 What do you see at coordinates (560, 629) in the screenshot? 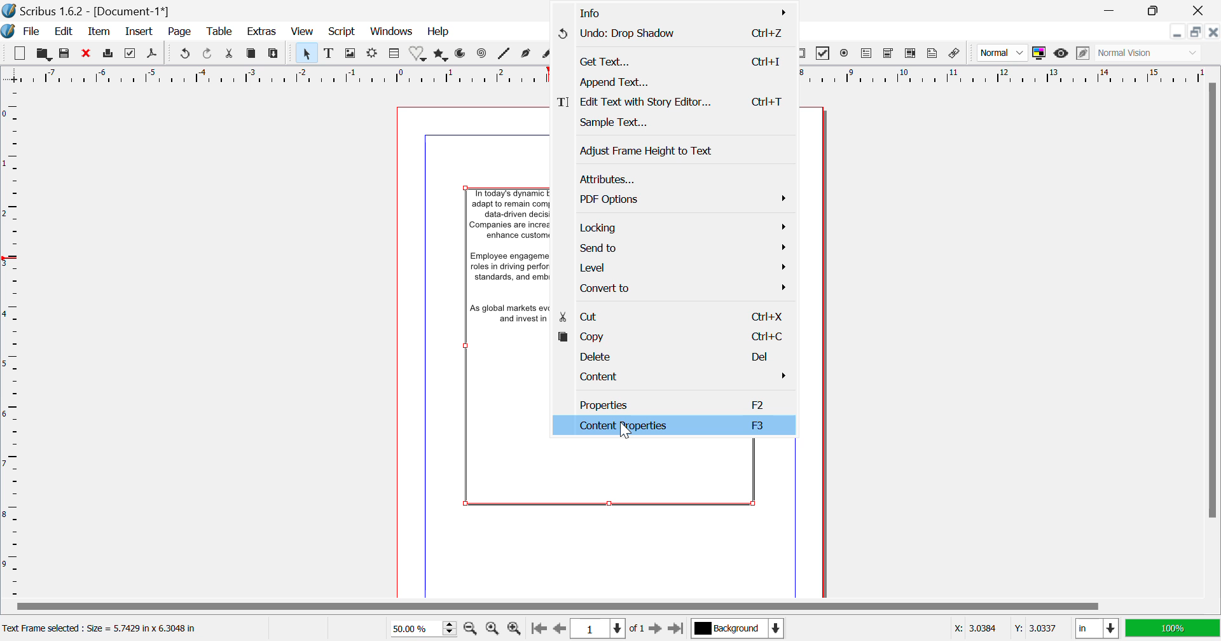
I see `Previous Page` at bounding box center [560, 629].